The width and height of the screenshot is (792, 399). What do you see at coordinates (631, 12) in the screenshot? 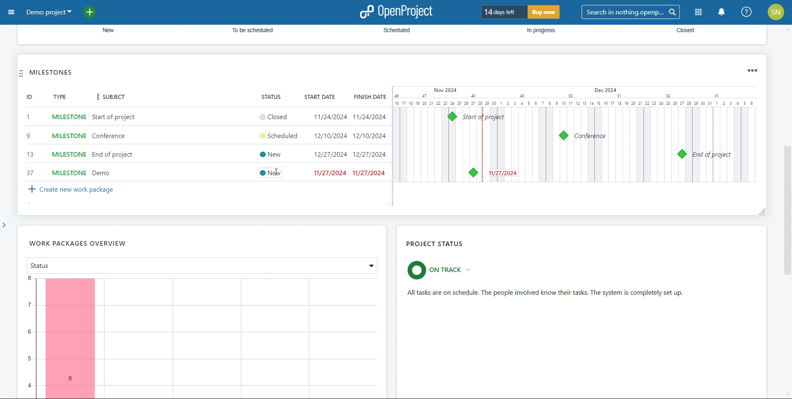
I see `search` at bounding box center [631, 12].